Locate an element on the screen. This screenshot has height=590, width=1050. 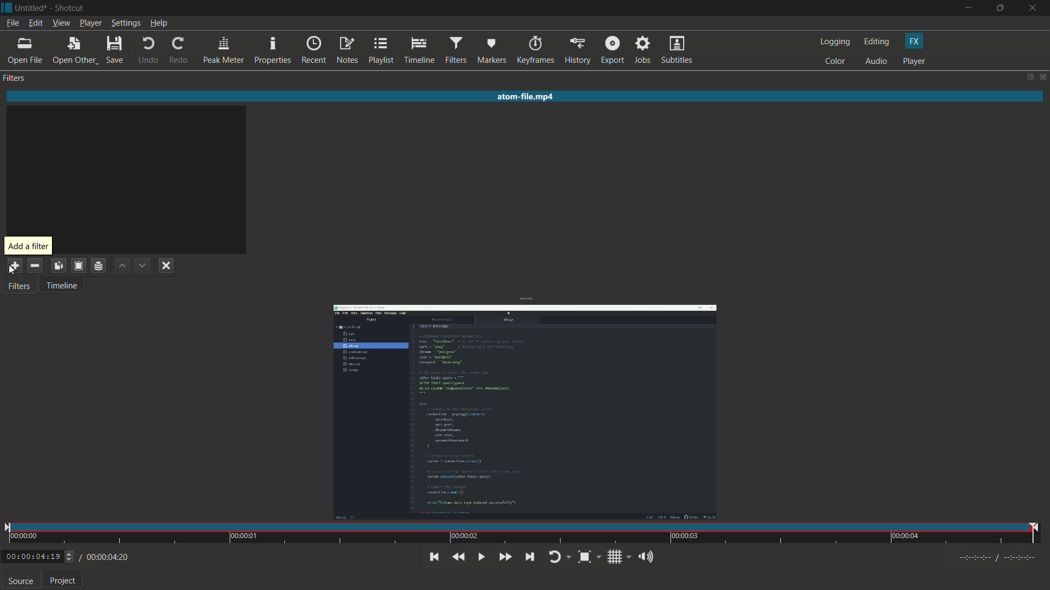
filters is located at coordinates (14, 79).